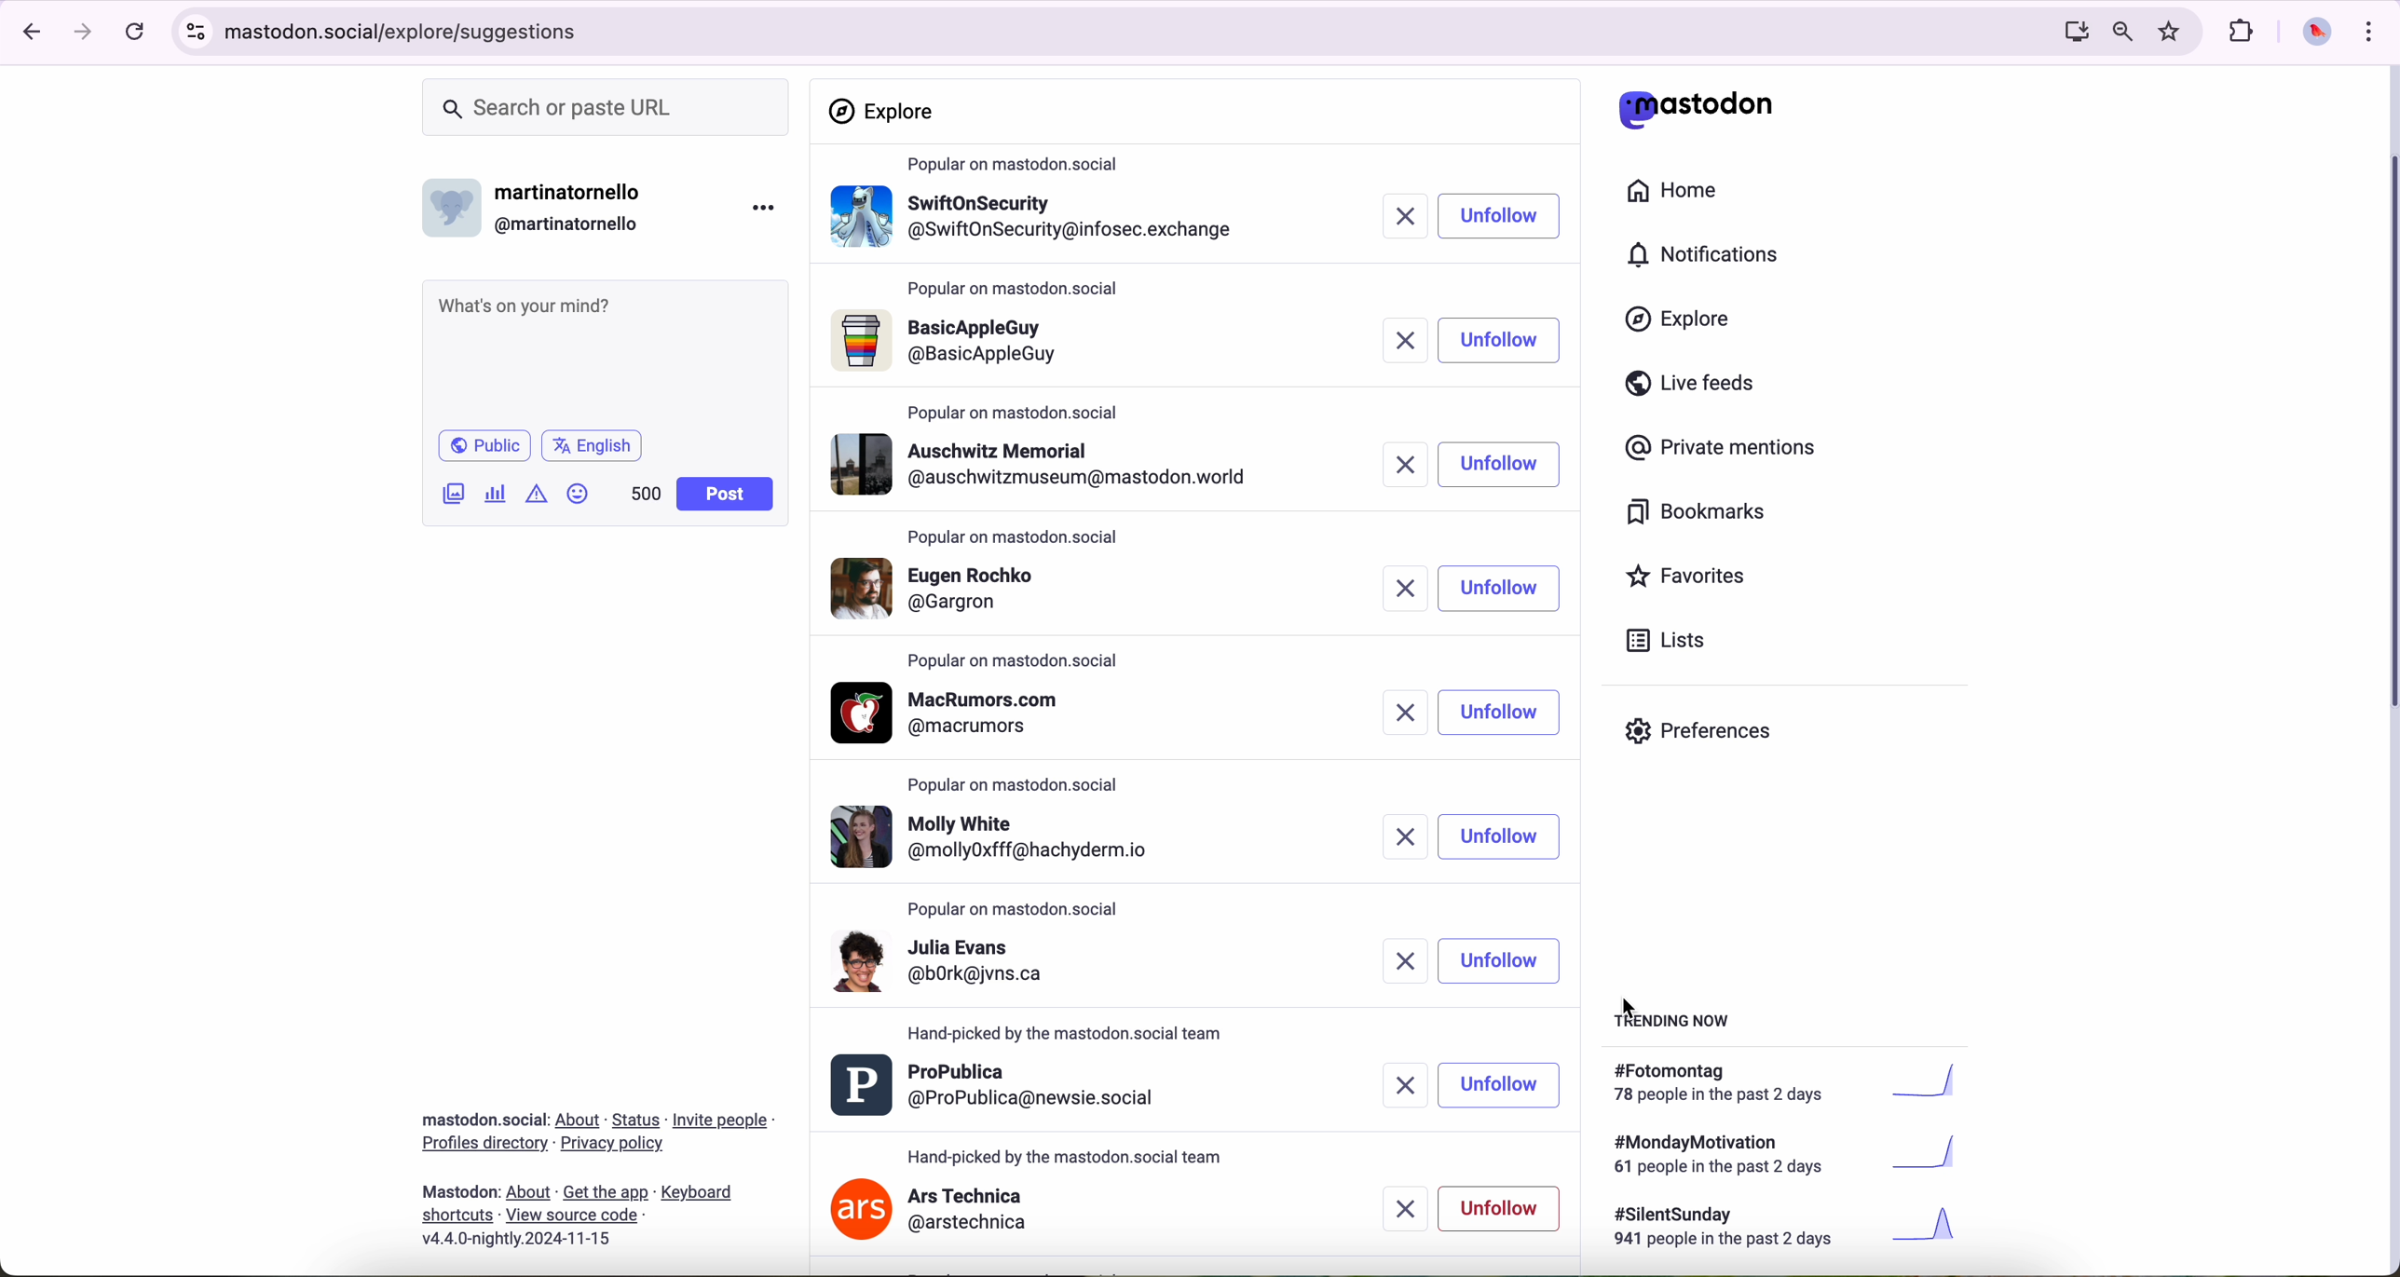 This screenshot has width=2400, height=1277. I want to click on remove, so click(1394, 962).